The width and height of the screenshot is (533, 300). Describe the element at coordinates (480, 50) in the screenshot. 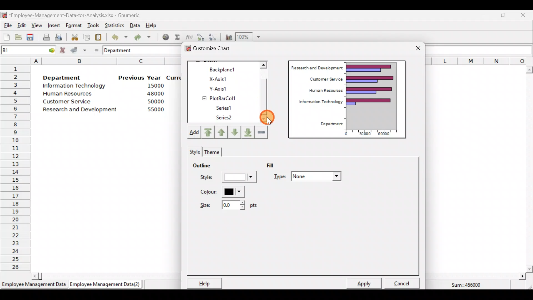

I see `Formula bar` at that location.